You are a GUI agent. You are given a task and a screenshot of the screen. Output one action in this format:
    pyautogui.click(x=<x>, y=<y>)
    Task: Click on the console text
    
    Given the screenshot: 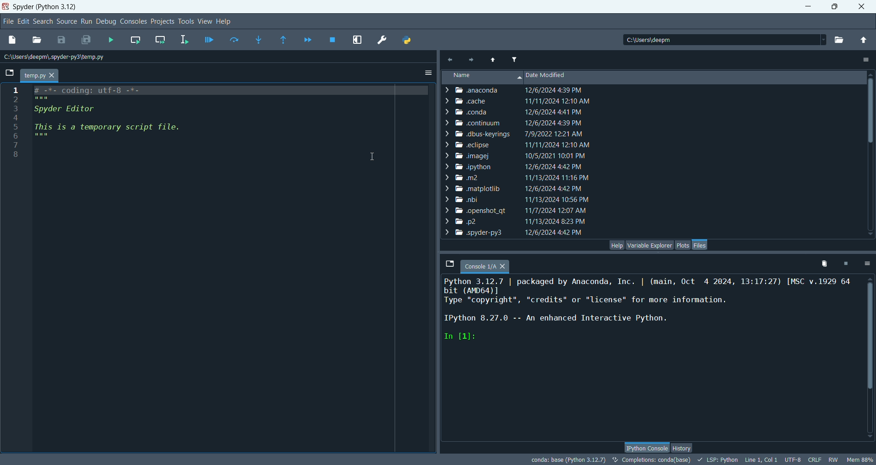 What is the action you would take?
    pyautogui.click(x=647, y=310)
    